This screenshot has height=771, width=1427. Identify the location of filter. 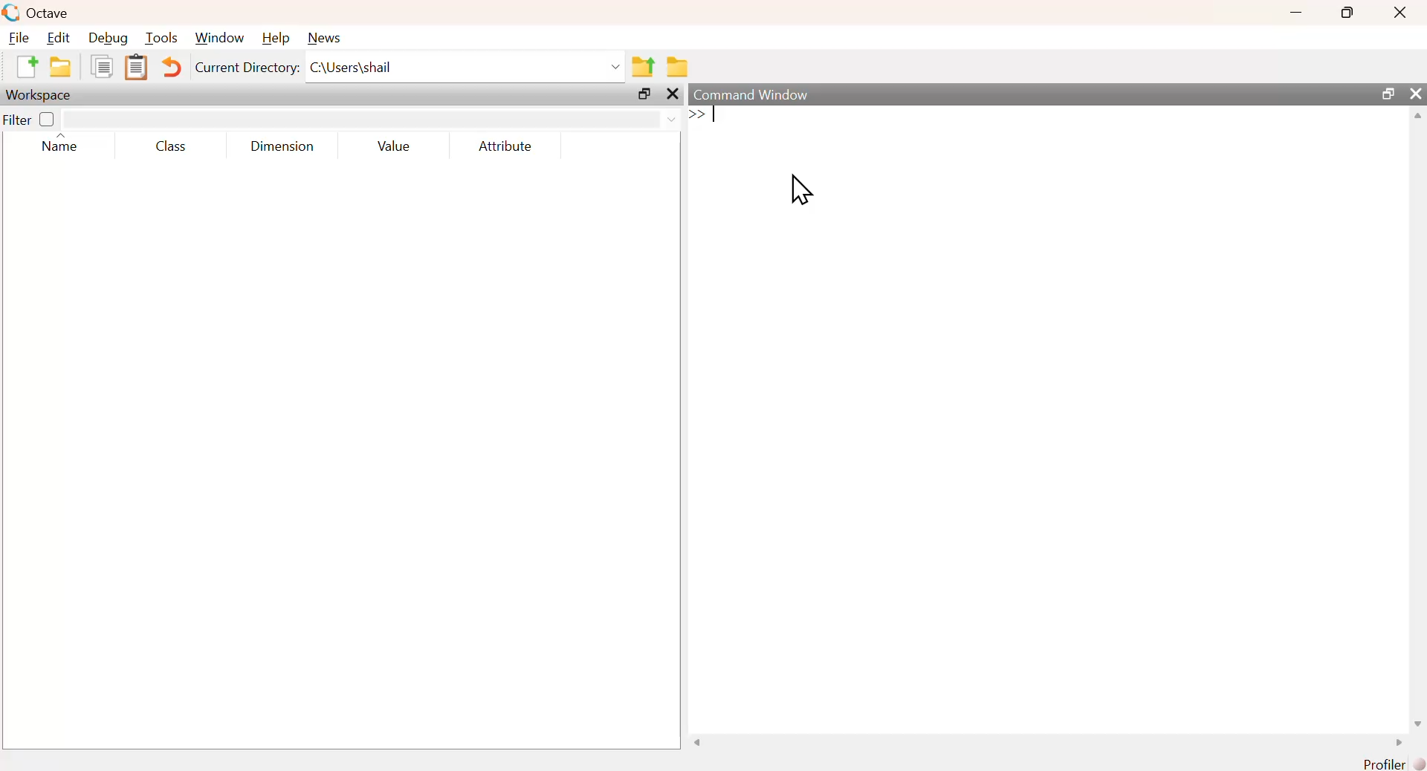
(372, 120).